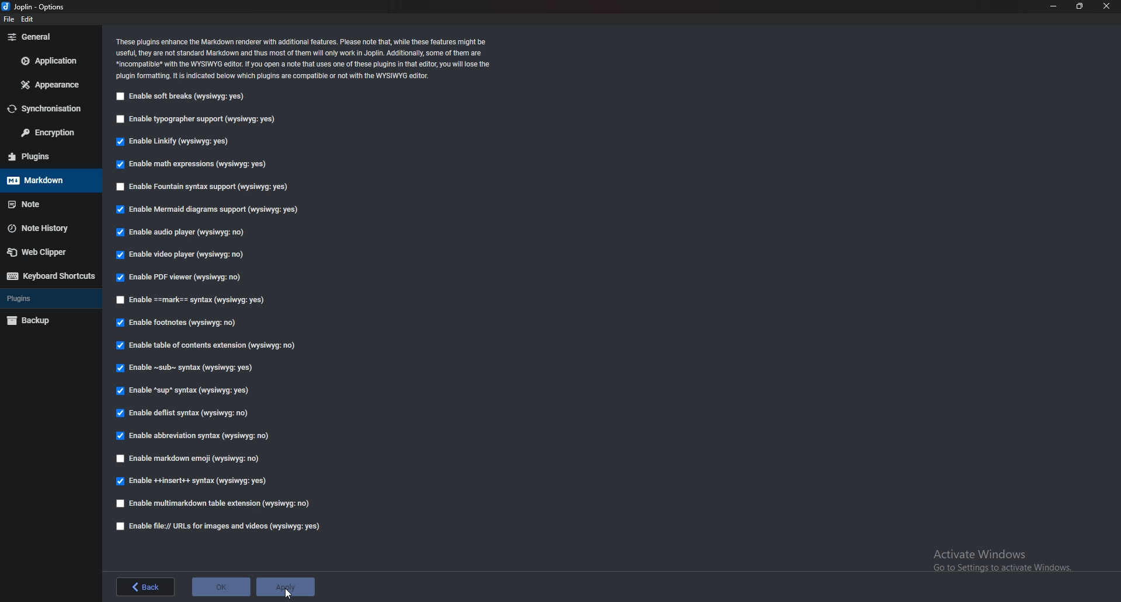  What do you see at coordinates (200, 300) in the screenshot?
I see `Enable Mark Syntax` at bounding box center [200, 300].